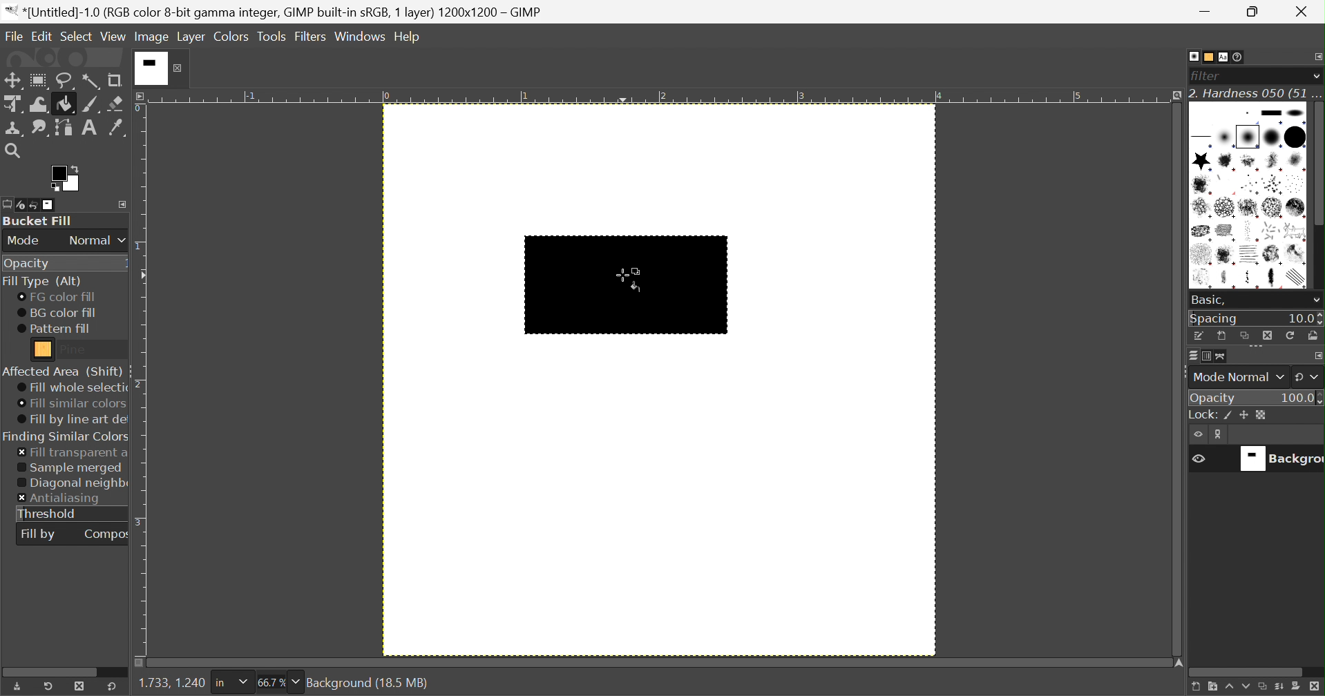 The image size is (1325, 696). I want to click on The active foreground color. Click to open the color selection dialog., so click(64, 178).